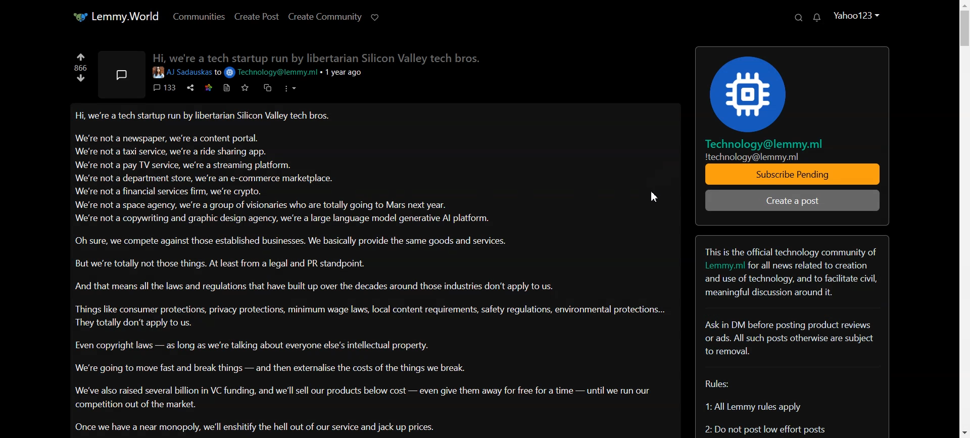  Describe the element at coordinates (792, 88) in the screenshot. I see `Channel icon` at that location.